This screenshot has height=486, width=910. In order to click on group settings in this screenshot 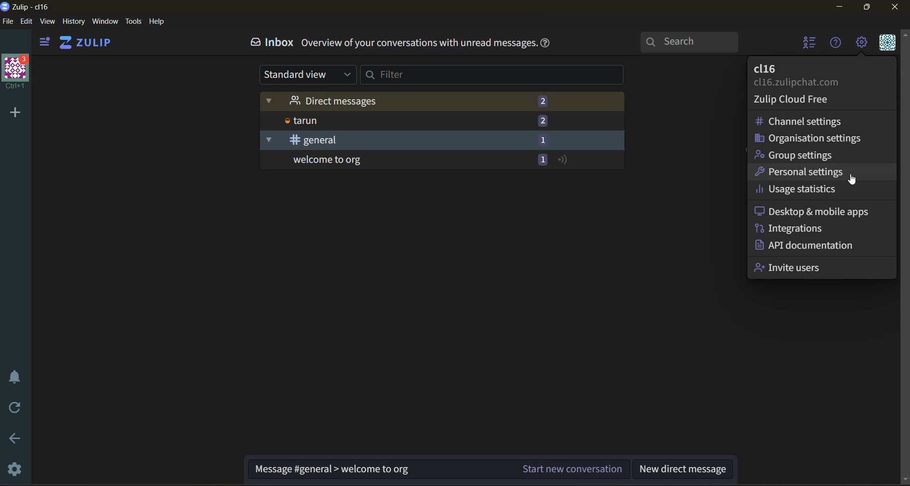, I will do `click(820, 155)`.